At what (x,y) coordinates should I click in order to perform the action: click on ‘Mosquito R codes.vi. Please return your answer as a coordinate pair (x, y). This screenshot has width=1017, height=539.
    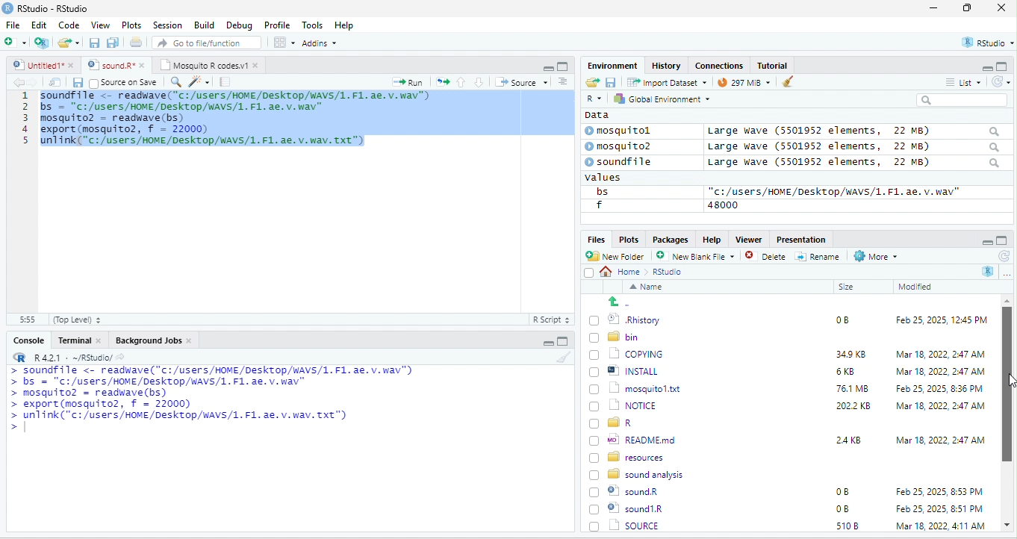
    Looking at the image, I should click on (112, 65).